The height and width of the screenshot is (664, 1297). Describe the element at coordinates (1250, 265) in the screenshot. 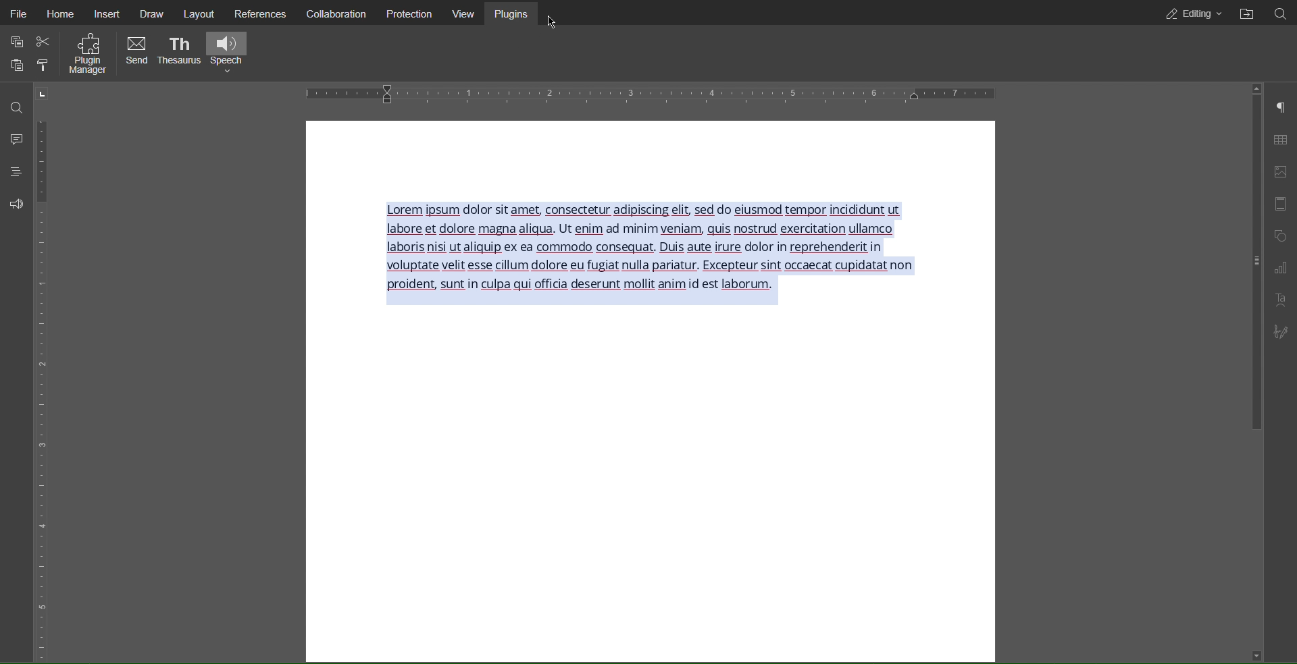

I see `slider` at that location.